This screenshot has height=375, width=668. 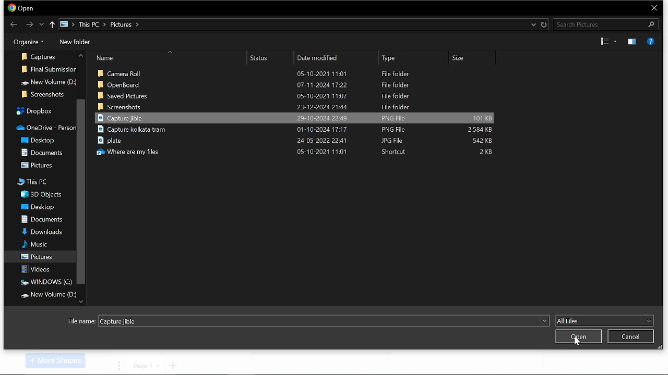 What do you see at coordinates (49, 294) in the screenshot?
I see `folders` at bounding box center [49, 294].